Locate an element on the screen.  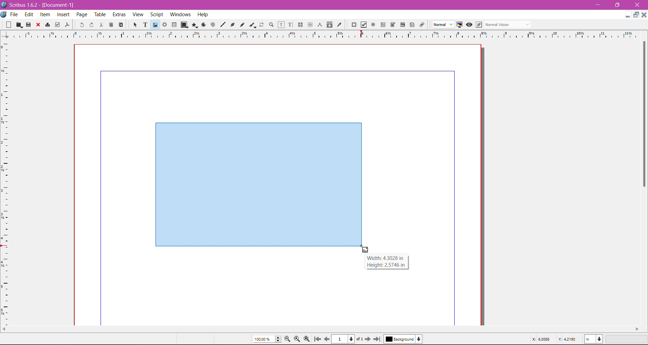
Select the image preview quality is located at coordinates (443, 24).